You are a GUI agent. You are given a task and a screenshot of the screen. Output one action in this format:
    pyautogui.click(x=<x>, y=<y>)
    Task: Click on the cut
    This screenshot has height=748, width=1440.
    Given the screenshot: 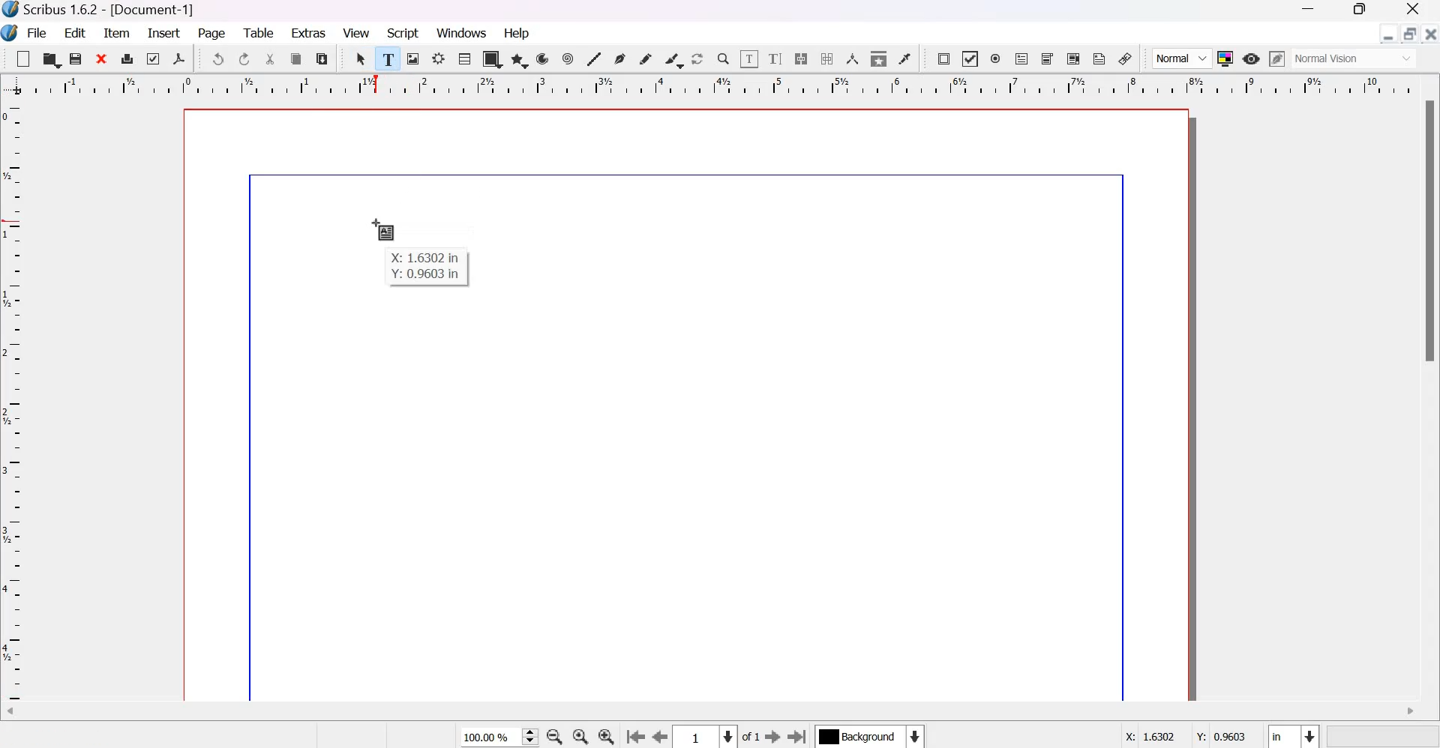 What is the action you would take?
    pyautogui.click(x=271, y=59)
    